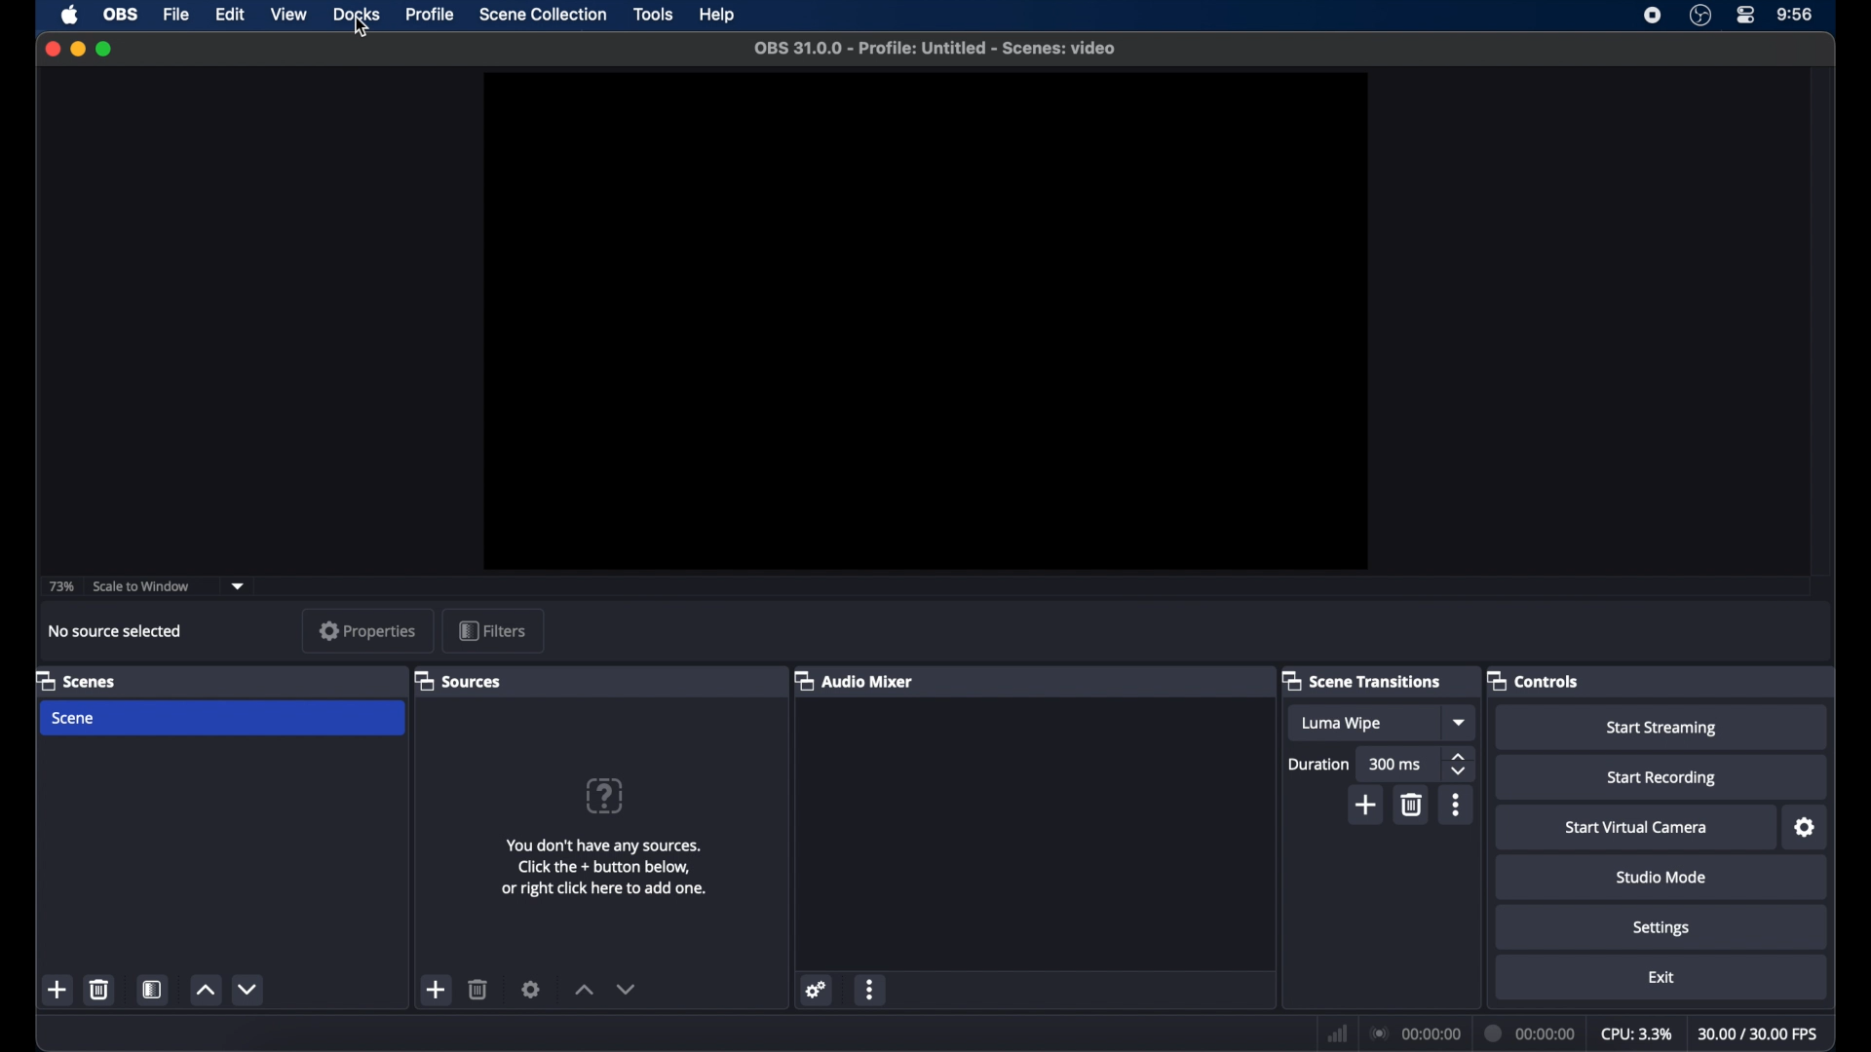  Describe the element at coordinates (859, 682) in the screenshot. I see `audio mixer` at that location.